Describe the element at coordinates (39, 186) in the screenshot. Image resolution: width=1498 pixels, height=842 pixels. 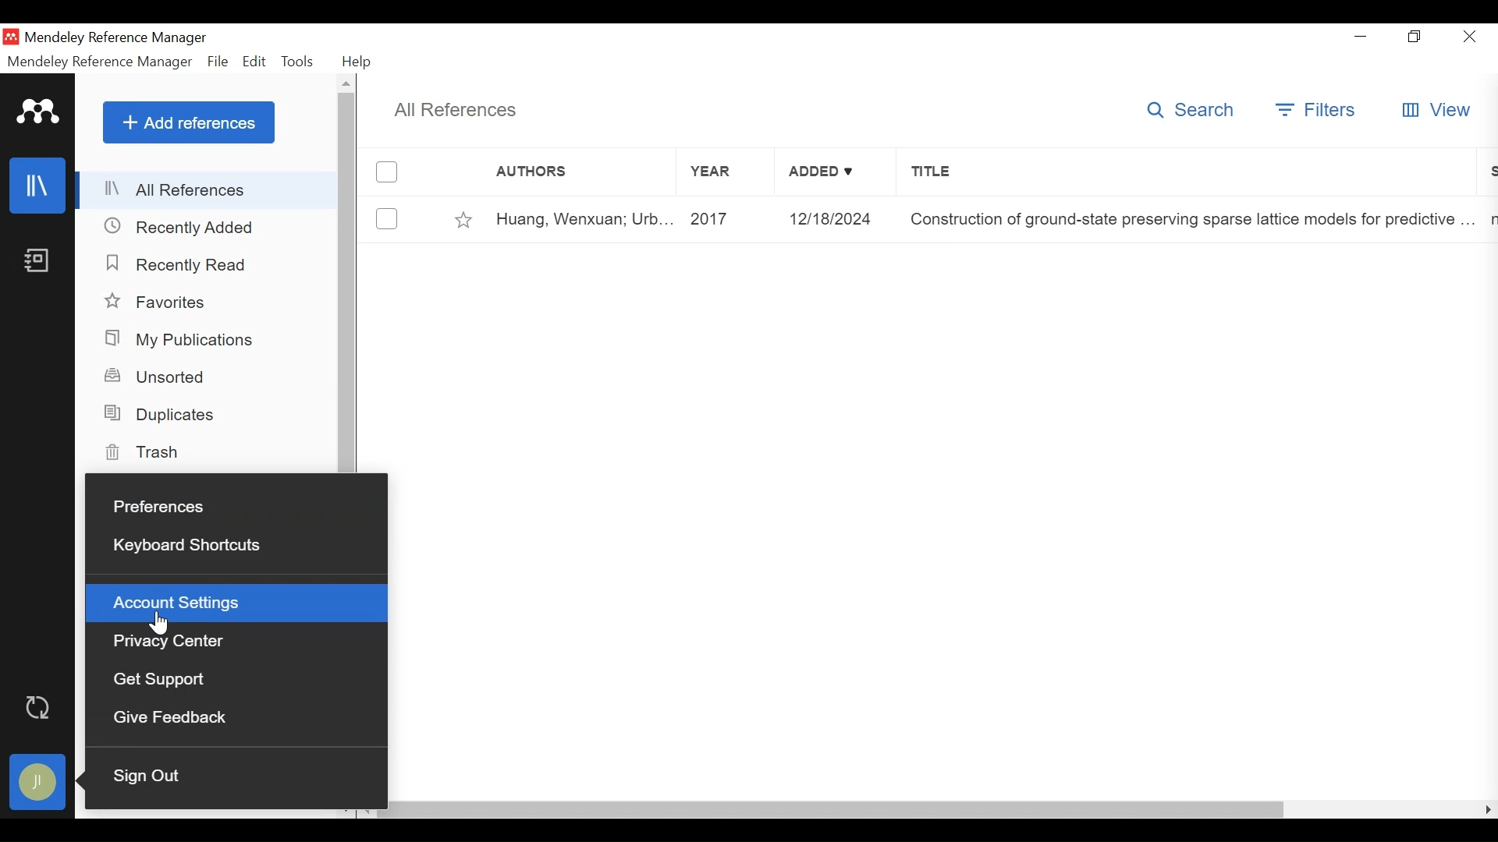
I see `Library` at that location.